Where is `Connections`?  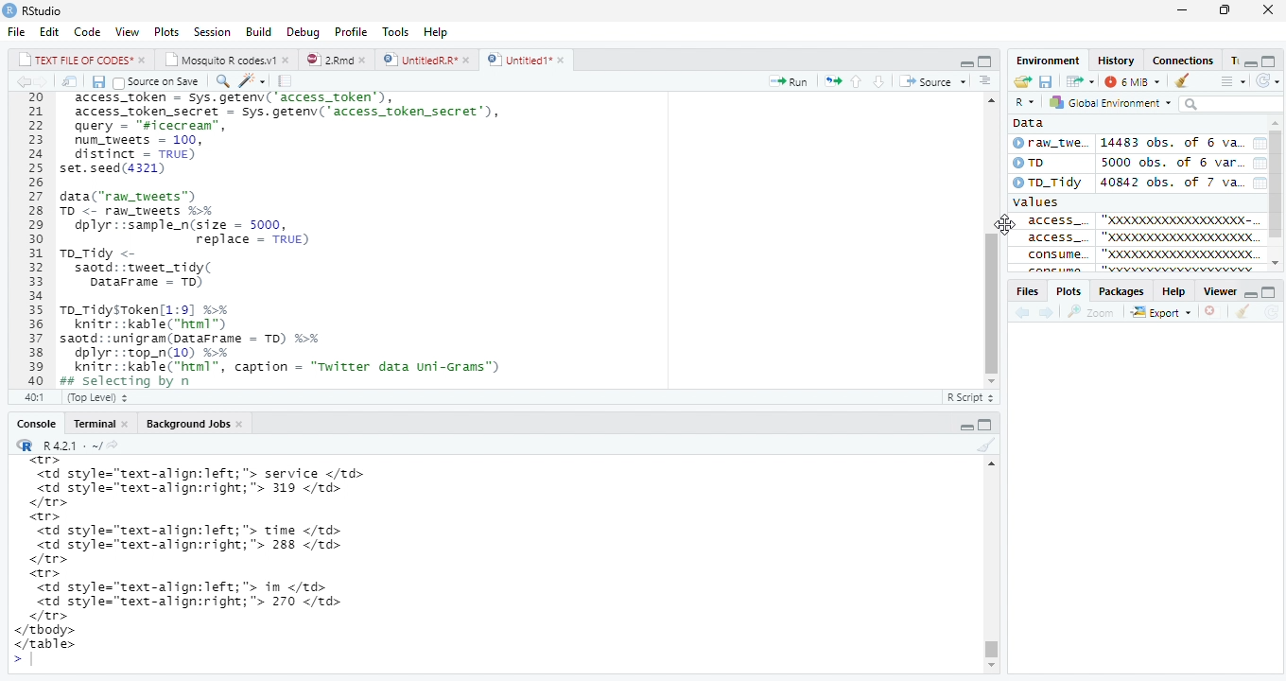 Connections is located at coordinates (1194, 60).